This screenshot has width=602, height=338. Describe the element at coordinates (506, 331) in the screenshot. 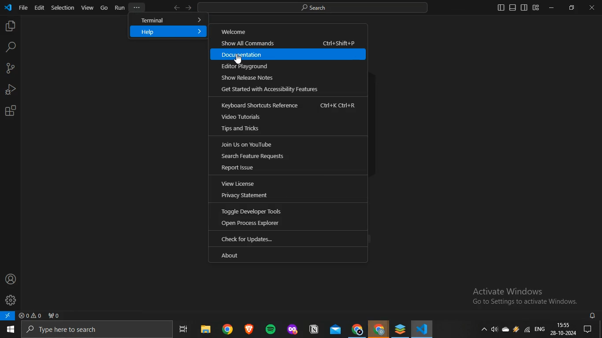

I see `onedrive` at that location.